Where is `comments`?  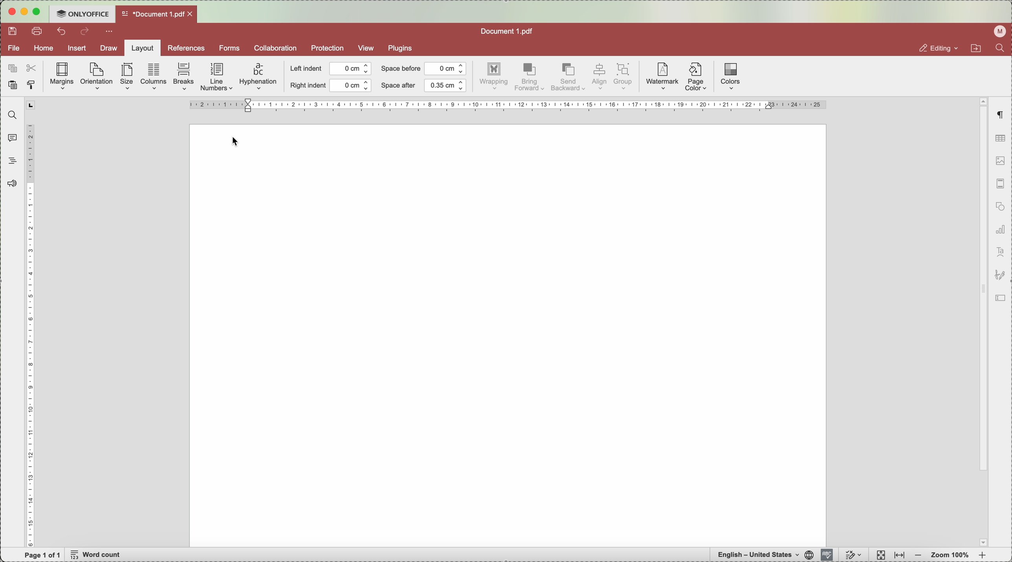
comments is located at coordinates (11, 137).